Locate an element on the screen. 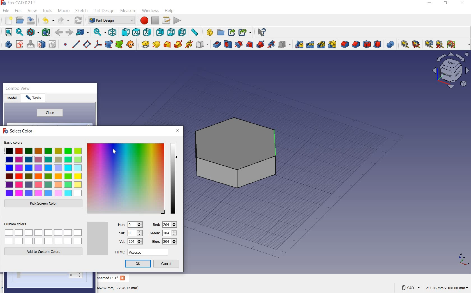  draw style is located at coordinates (33, 33).